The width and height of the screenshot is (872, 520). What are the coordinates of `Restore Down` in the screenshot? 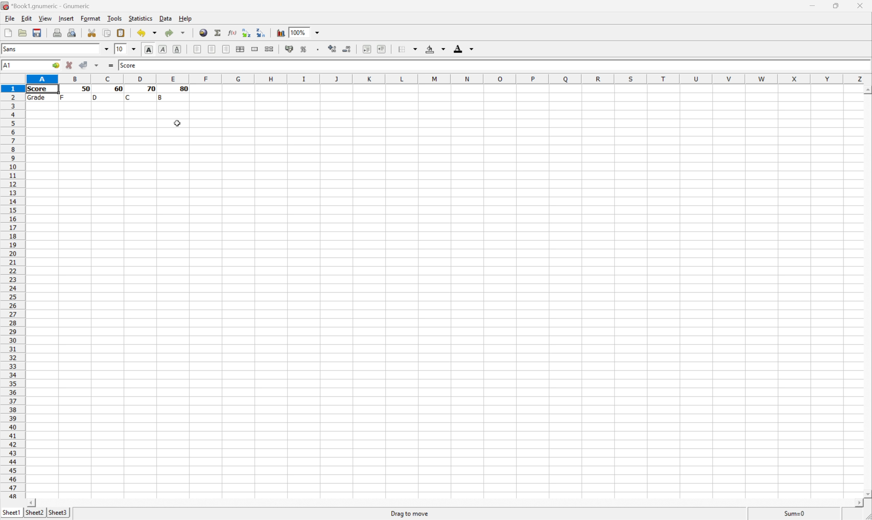 It's located at (837, 6).